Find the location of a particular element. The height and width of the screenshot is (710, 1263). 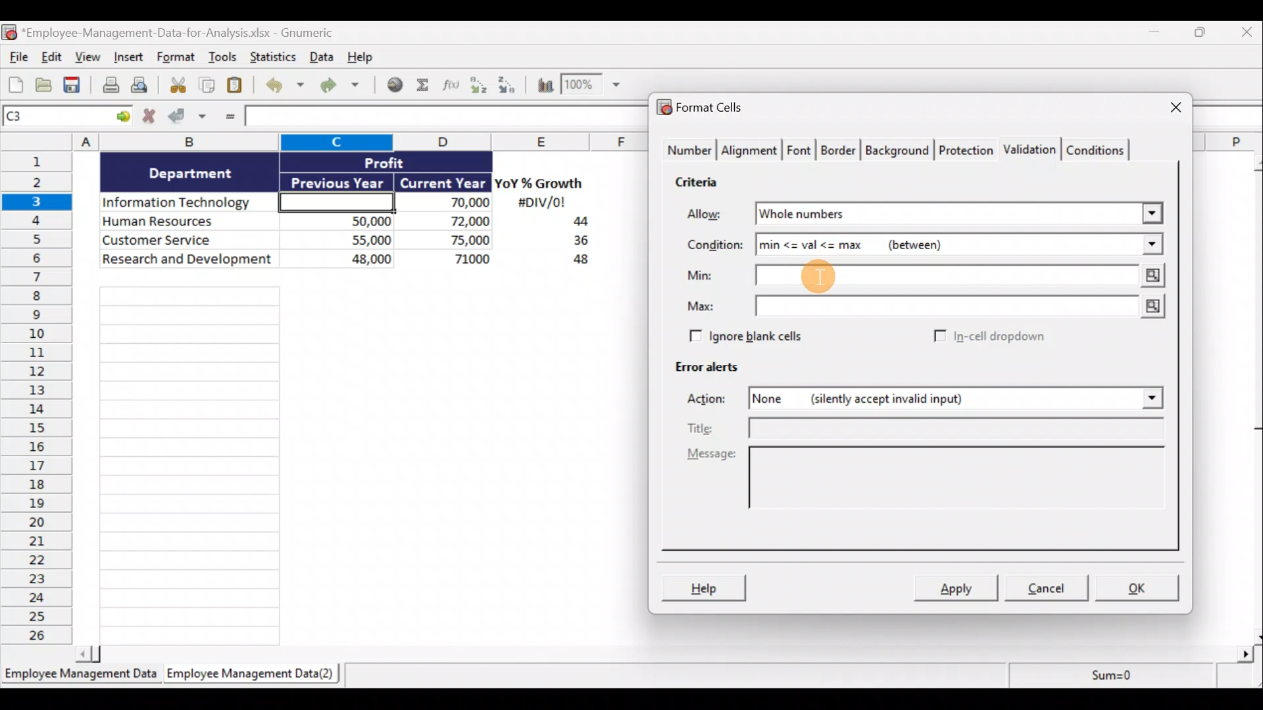

Customer Service is located at coordinates (189, 239).